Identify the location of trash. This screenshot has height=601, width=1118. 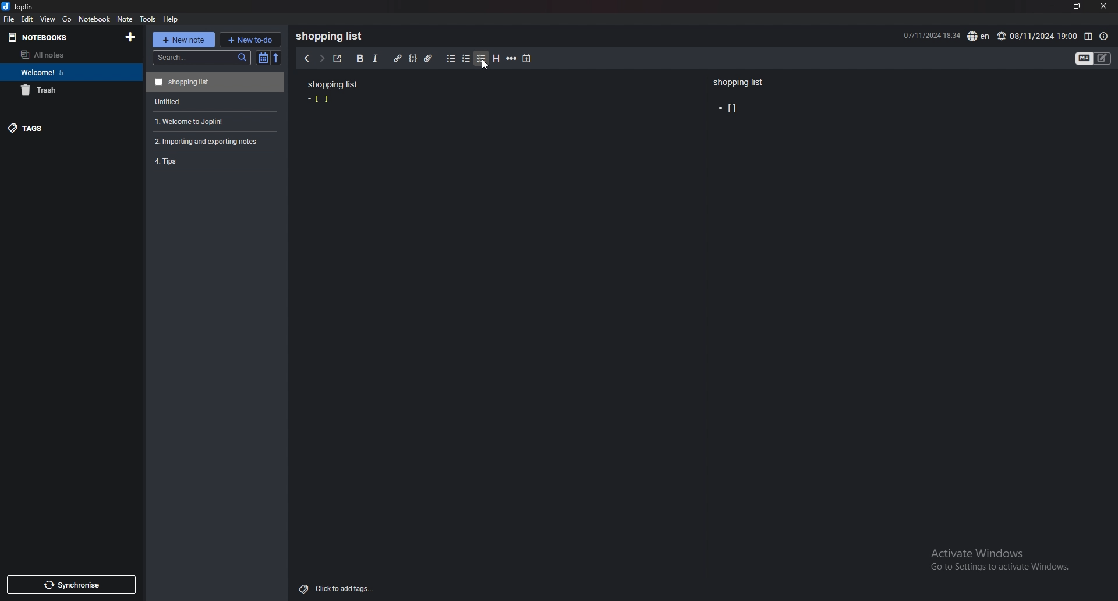
(69, 90).